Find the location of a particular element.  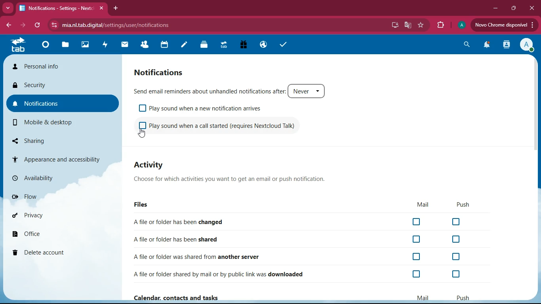

play sound is located at coordinates (228, 126).